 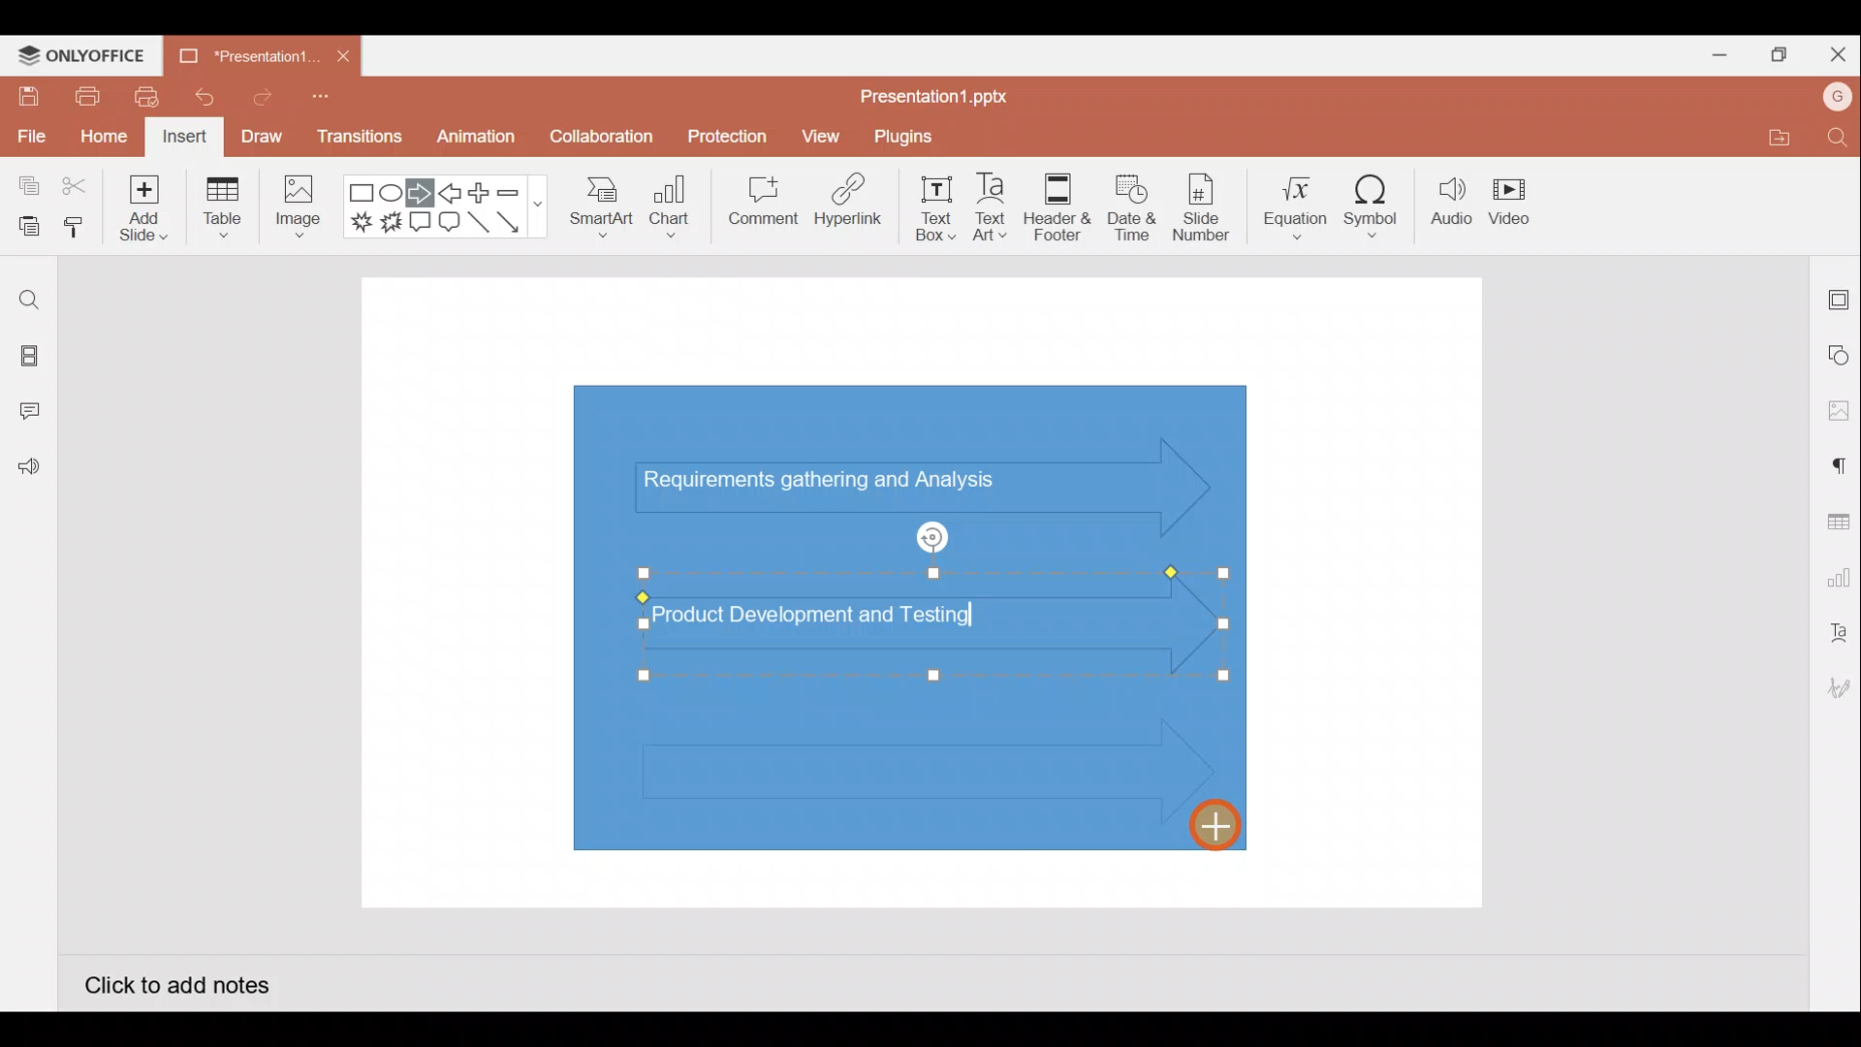 I want to click on Feedback and Support, so click(x=28, y=472).